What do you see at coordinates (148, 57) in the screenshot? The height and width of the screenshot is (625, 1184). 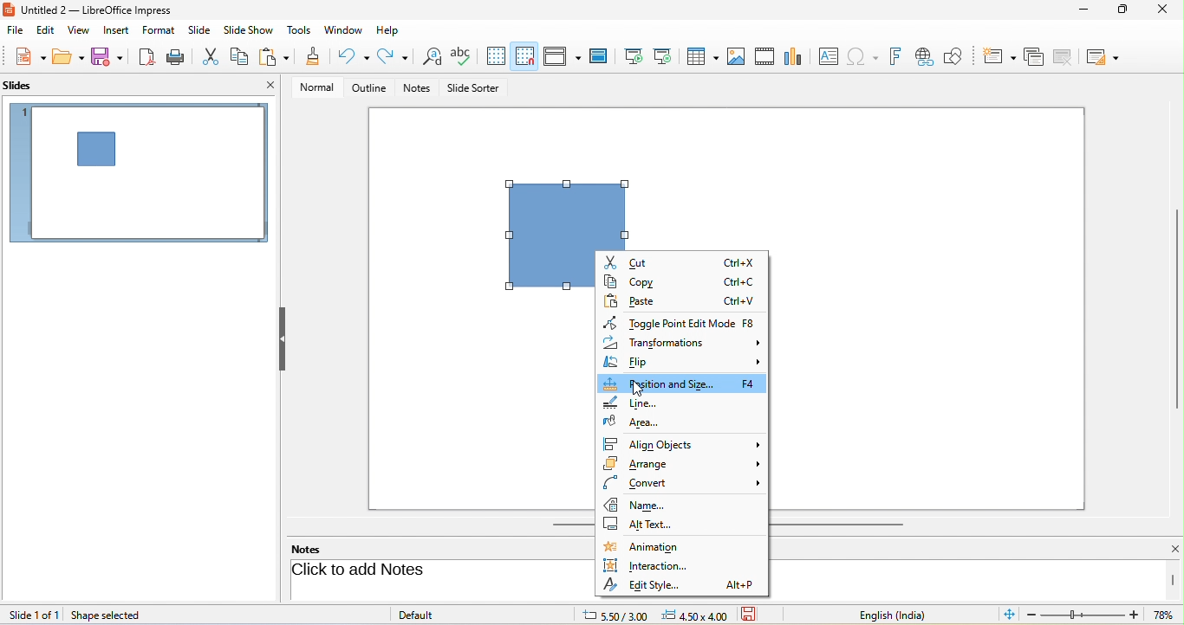 I see `export directly as pdf` at bounding box center [148, 57].